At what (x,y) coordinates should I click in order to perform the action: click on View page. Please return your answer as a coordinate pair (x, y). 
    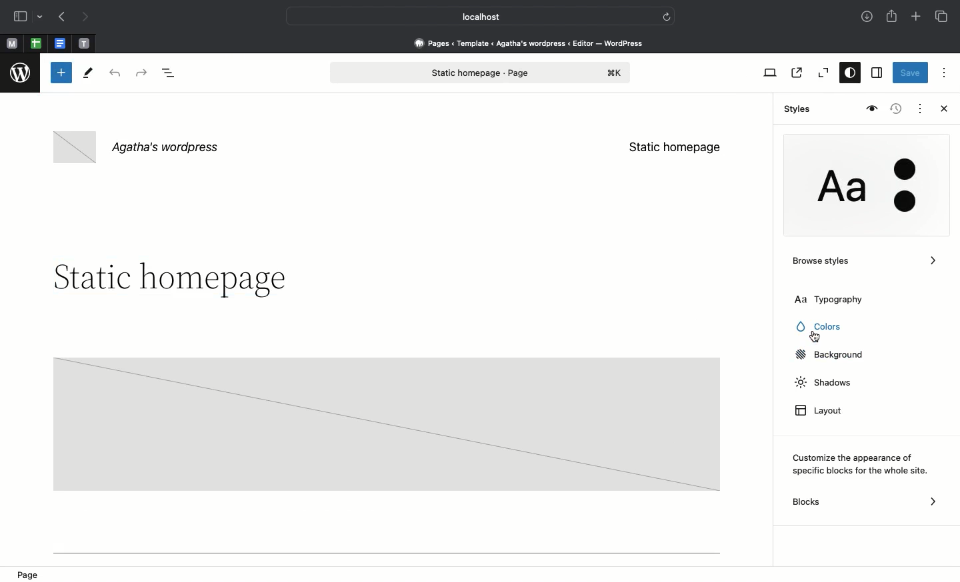
    Looking at the image, I should click on (795, 73).